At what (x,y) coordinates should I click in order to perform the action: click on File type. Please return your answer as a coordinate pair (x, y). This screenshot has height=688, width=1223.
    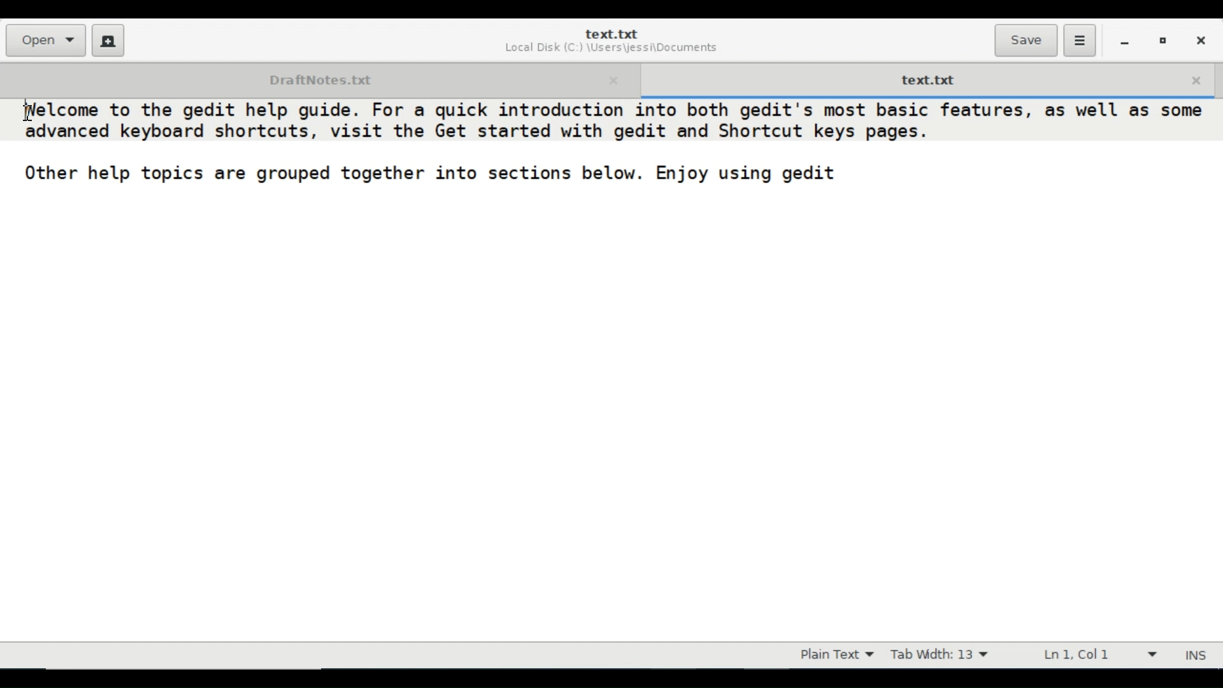
    Looking at the image, I should click on (834, 655).